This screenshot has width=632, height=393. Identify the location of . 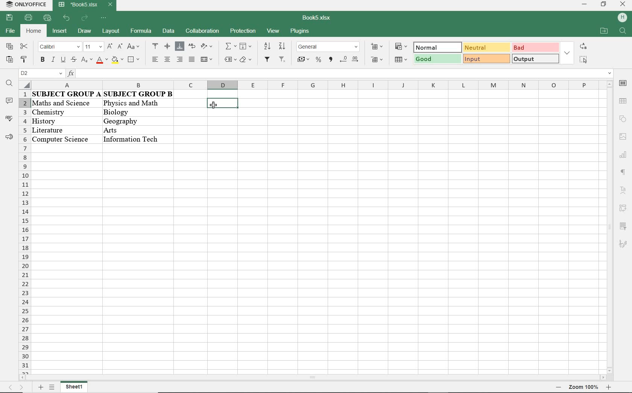
(132, 139).